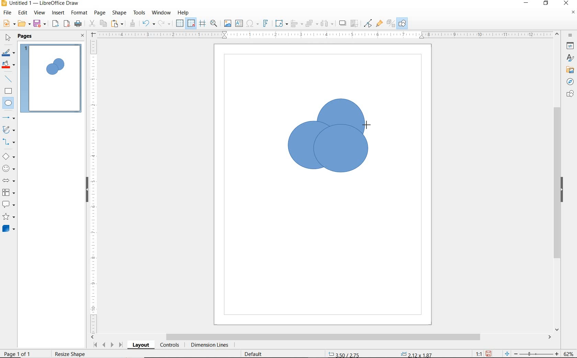 This screenshot has width=577, height=358. Describe the element at coordinates (312, 24) in the screenshot. I see `ARRANGE` at that location.